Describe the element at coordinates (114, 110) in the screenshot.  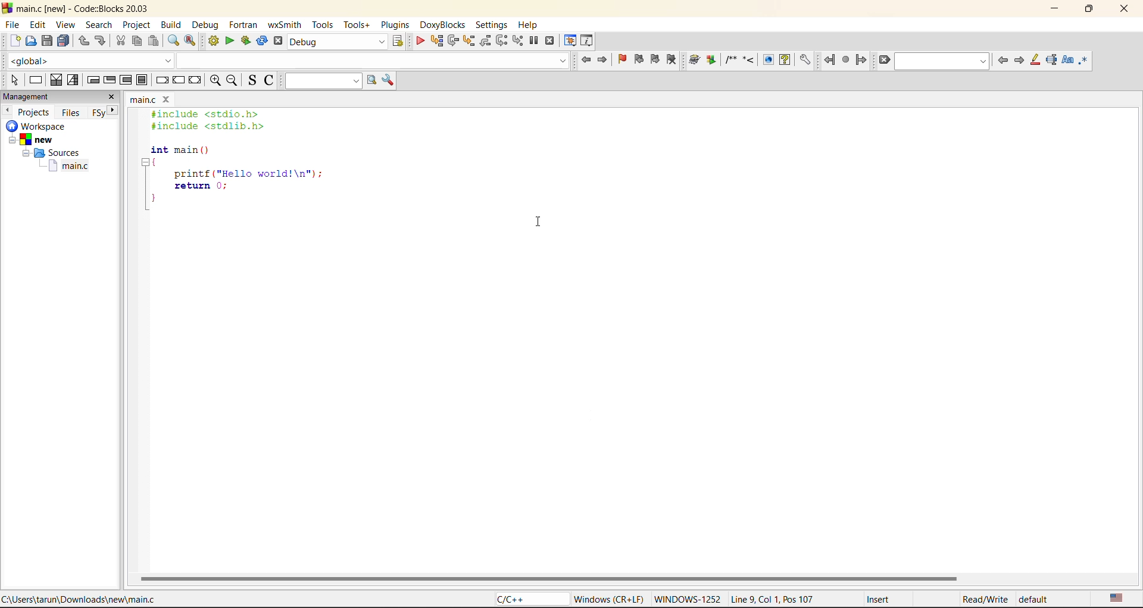
I see `next` at that location.